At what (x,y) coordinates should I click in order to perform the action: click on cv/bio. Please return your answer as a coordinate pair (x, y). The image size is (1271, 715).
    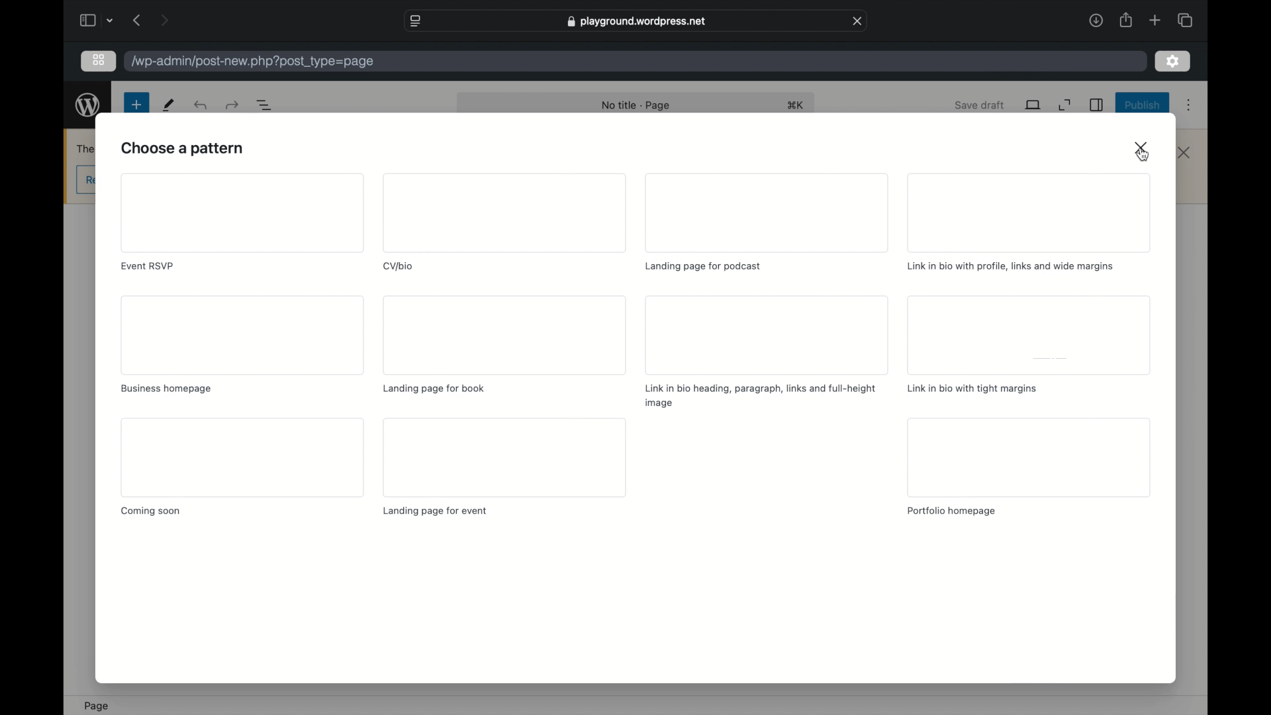
    Looking at the image, I should click on (399, 265).